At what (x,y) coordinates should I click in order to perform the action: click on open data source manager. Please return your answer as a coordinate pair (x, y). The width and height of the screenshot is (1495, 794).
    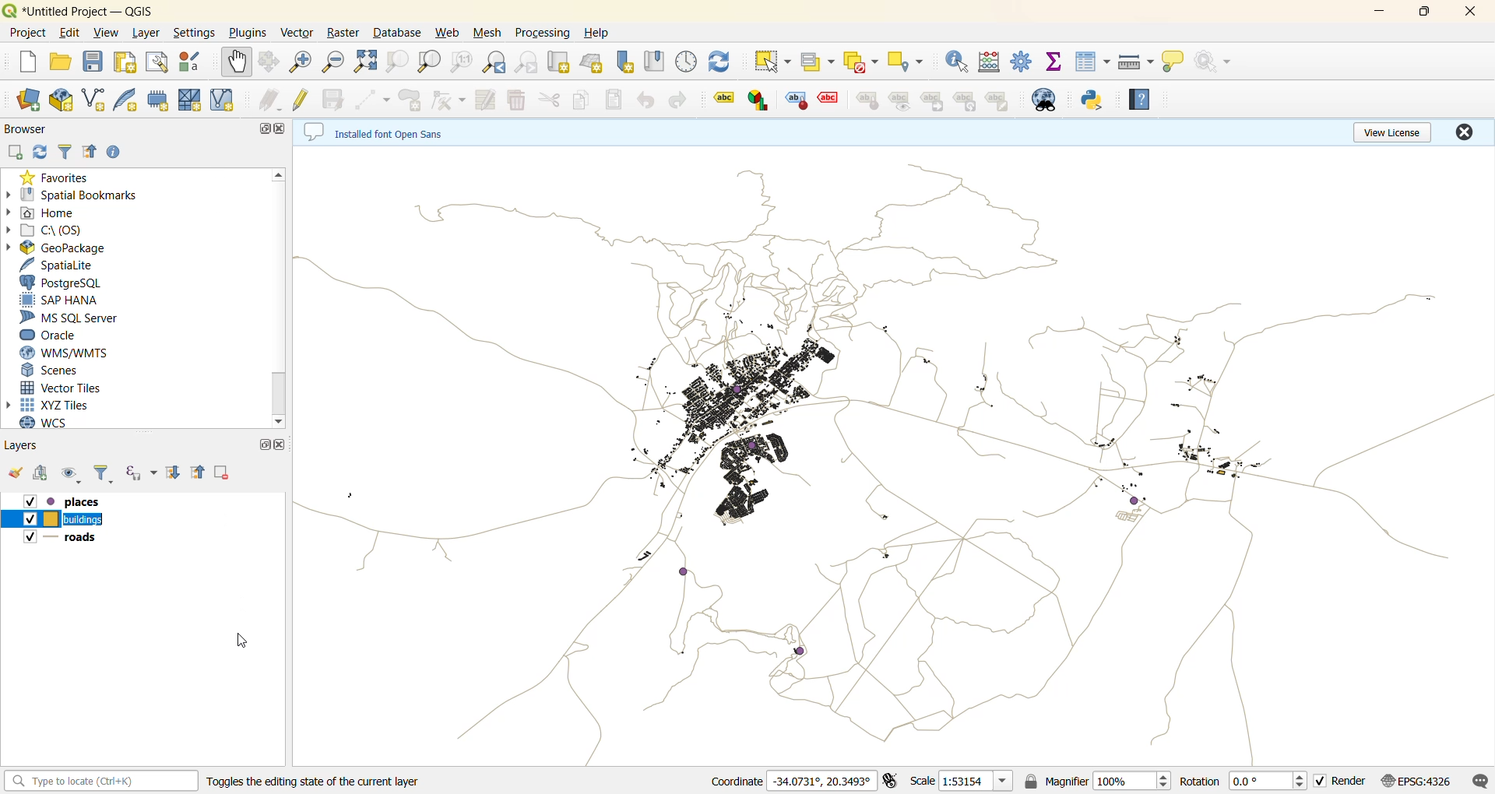
    Looking at the image, I should click on (26, 100).